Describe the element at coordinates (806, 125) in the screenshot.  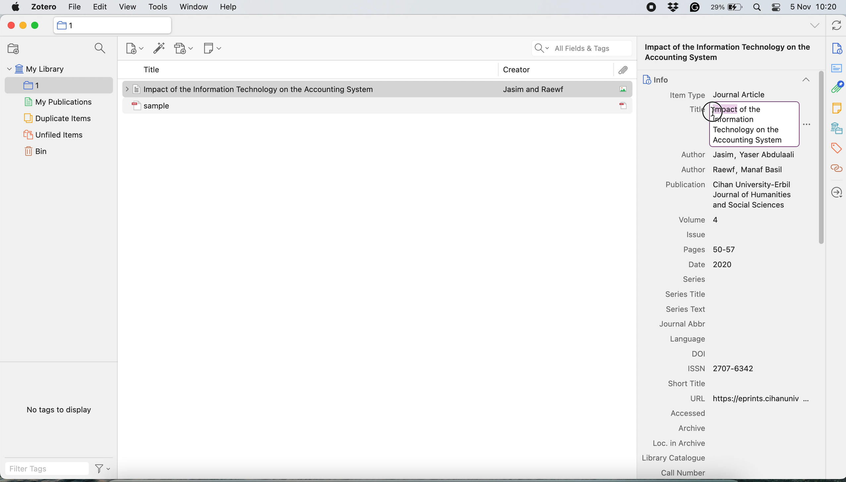
I see `more options` at that location.